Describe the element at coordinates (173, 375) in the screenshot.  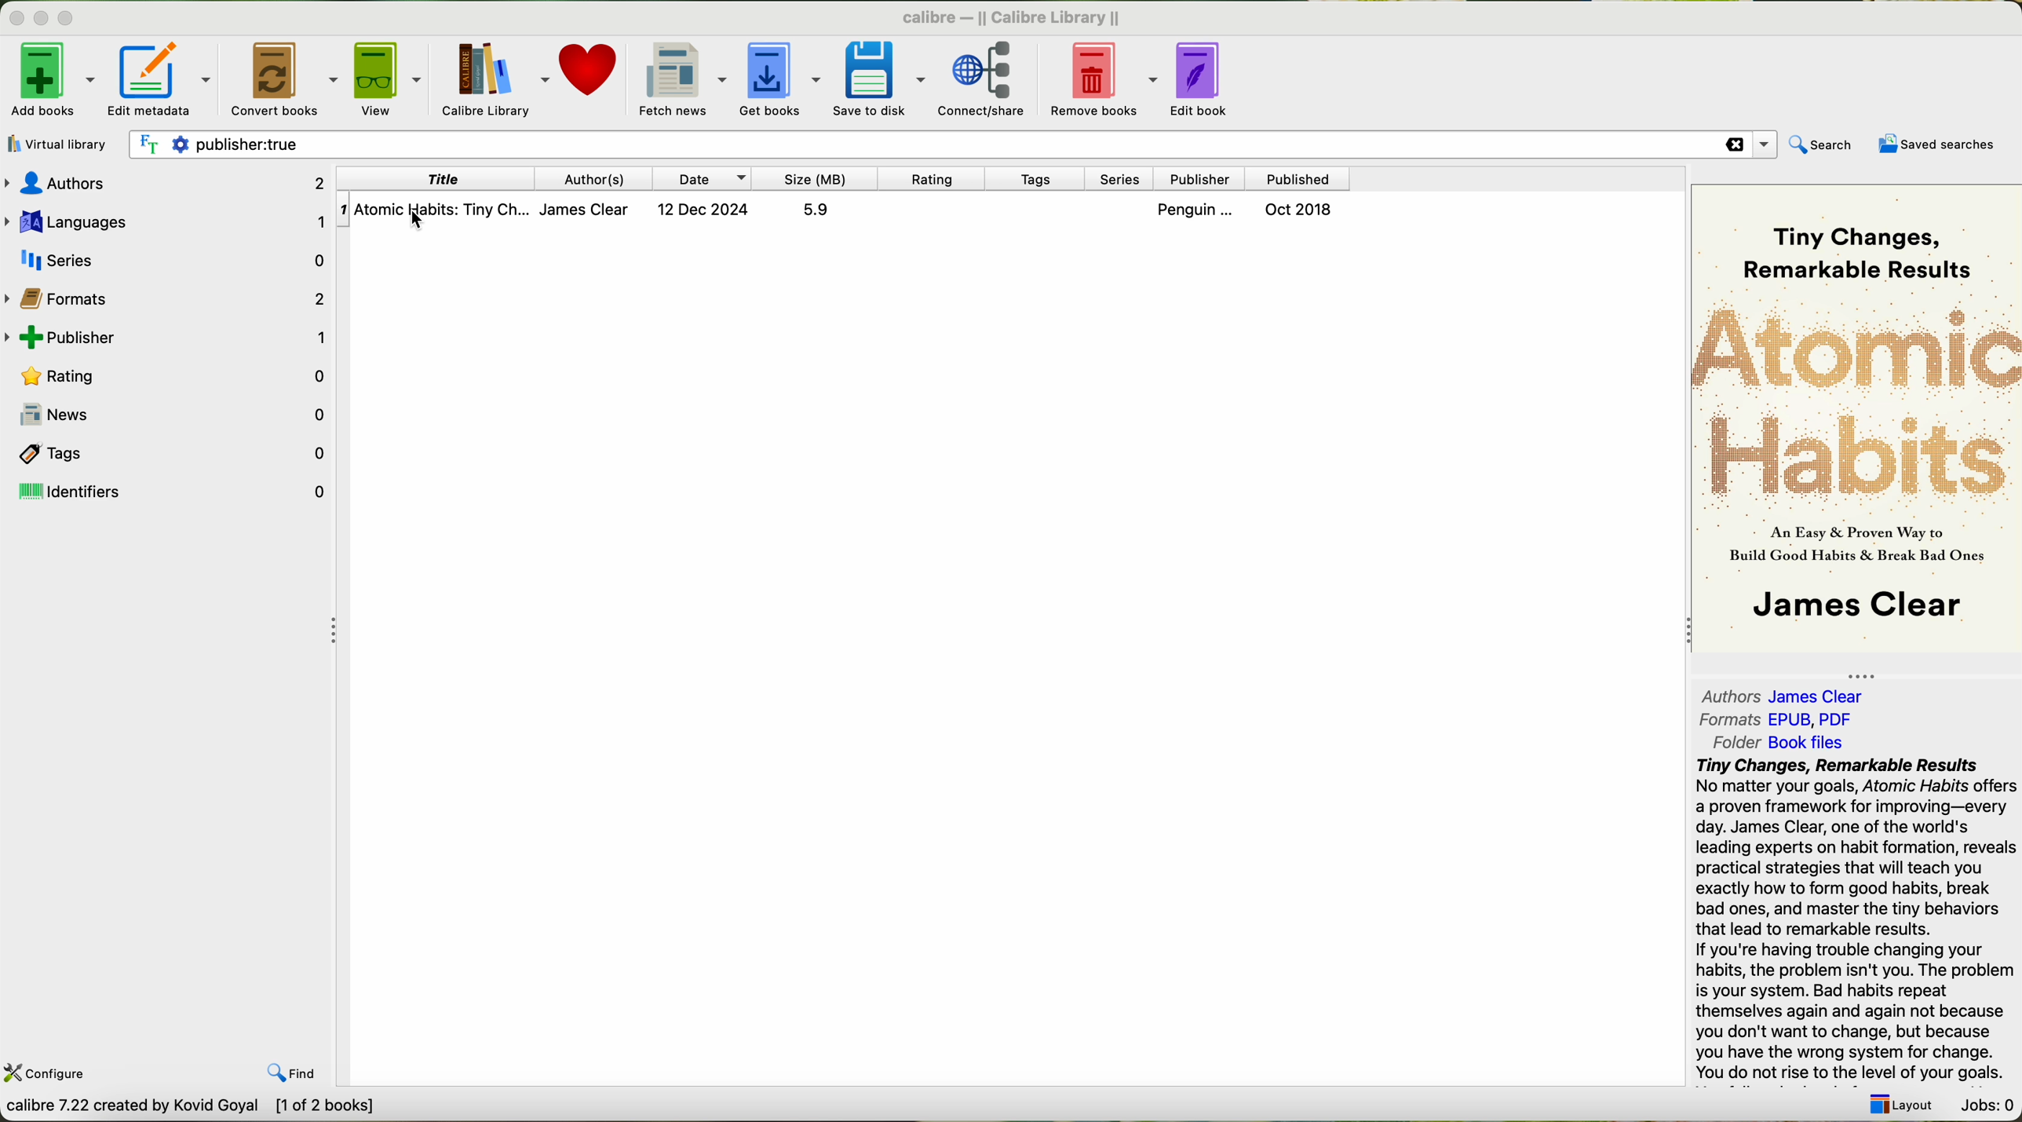
I see `rating` at that location.